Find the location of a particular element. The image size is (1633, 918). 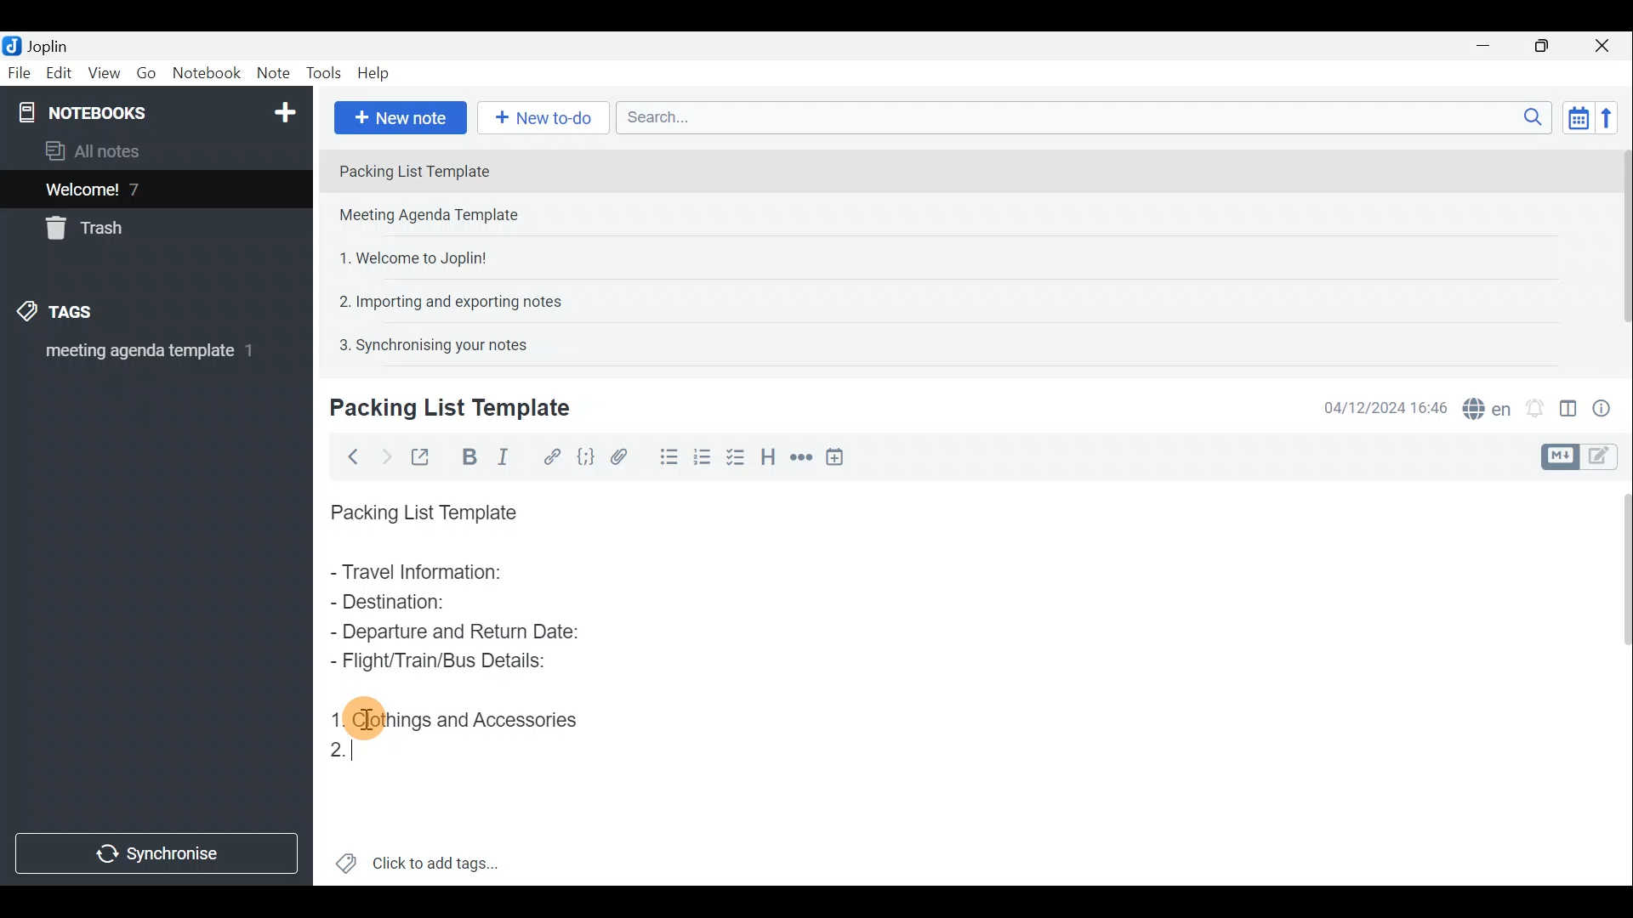

Travel Information: is located at coordinates (431, 574).